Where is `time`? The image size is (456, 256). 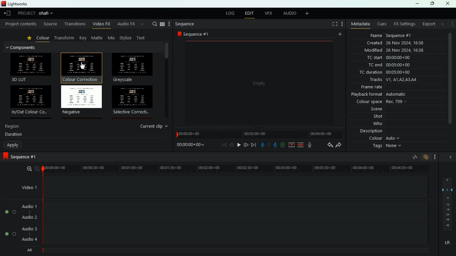 time is located at coordinates (189, 146).